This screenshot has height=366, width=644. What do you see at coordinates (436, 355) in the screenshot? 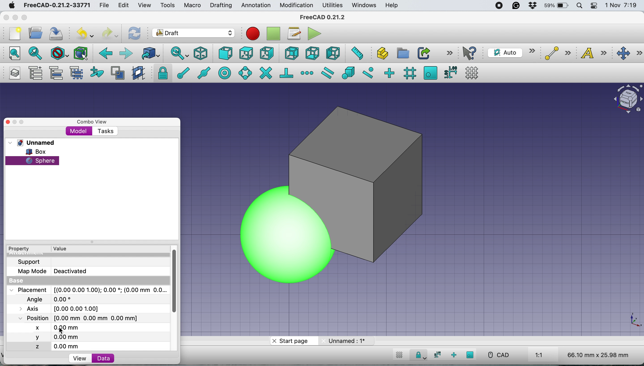
I see `snap dimensions` at bounding box center [436, 355].